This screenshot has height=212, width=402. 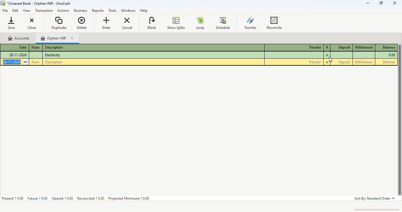 I want to click on balance, so click(x=388, y=47).